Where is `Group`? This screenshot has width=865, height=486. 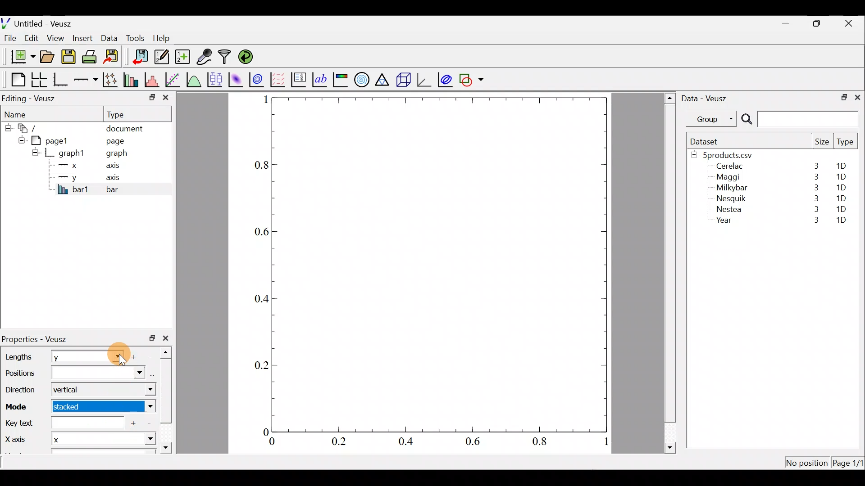
Group is located at coordinates (713, 118).